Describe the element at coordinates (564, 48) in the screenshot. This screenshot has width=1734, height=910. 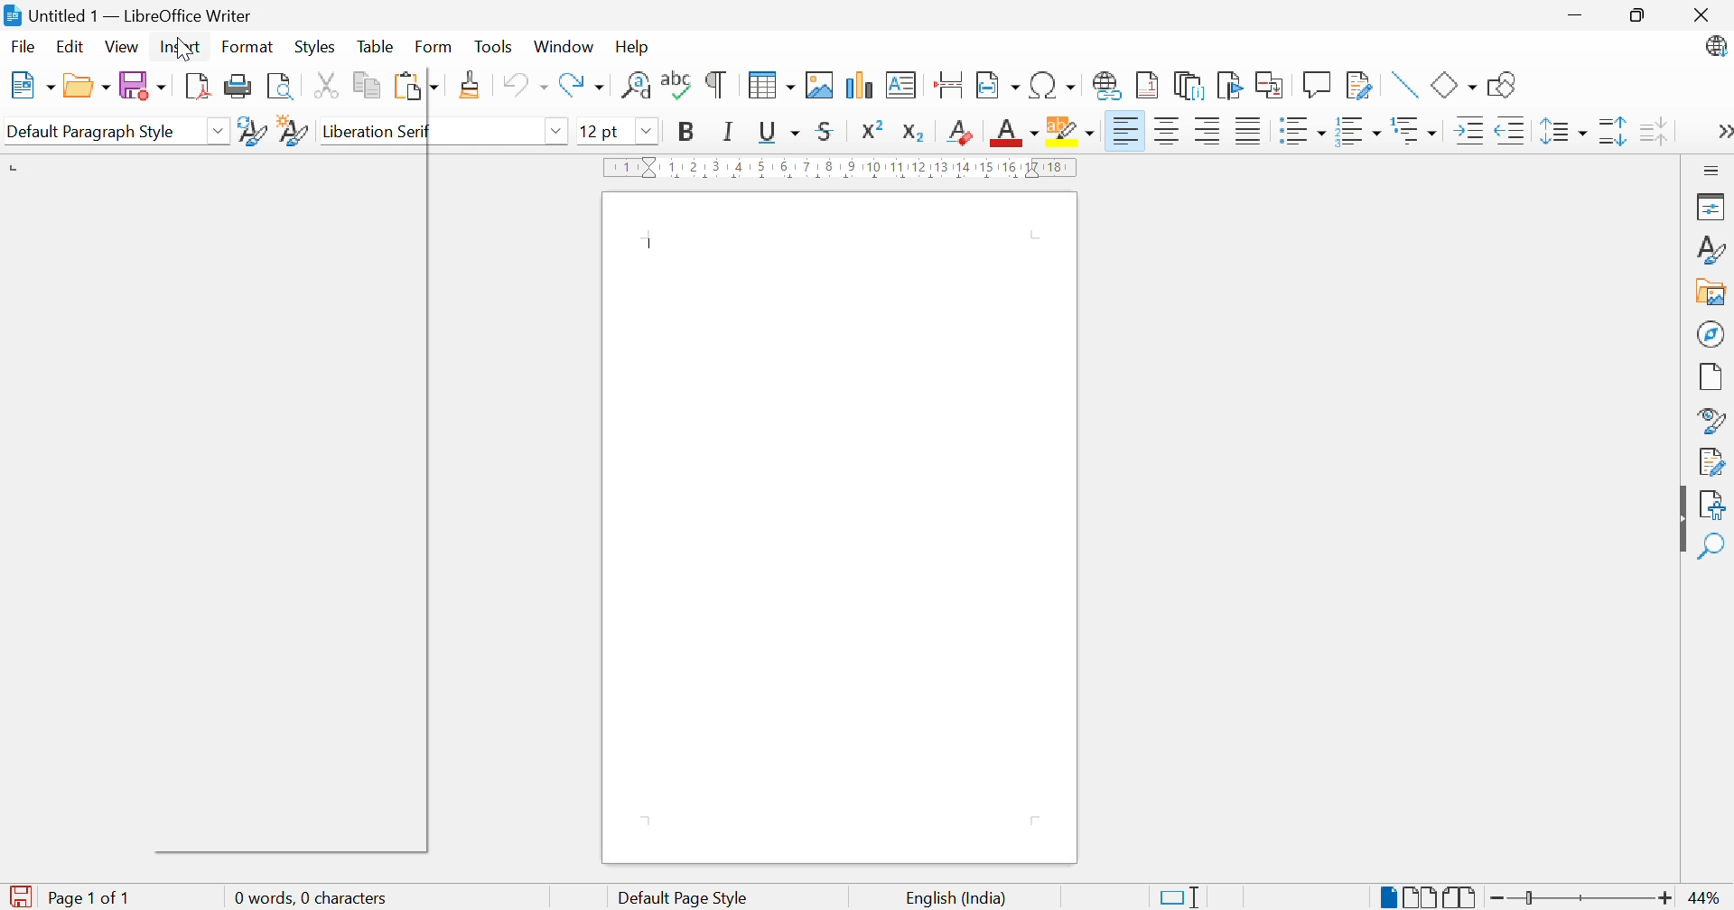
I see `Windows` at that location.